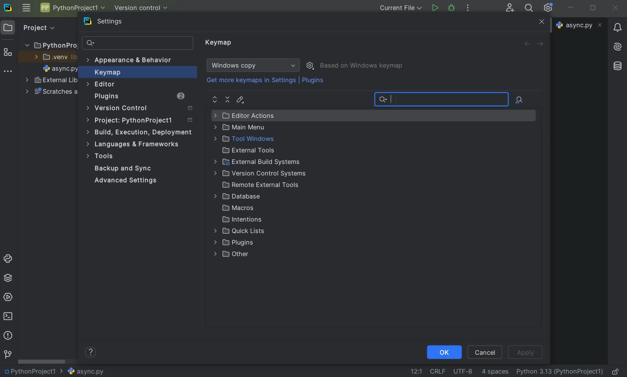 This screenshot has height=377, width=627. What do you see at coordinates (142, 109) in the screenshot?
I see `version control` at bounding box center [142, 109].